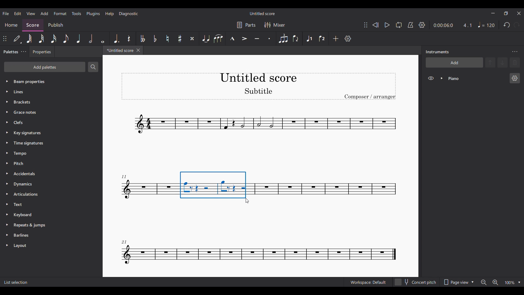  What do you see at coordinates (29, 39) in the screenshot?
I see `64th note` at bounding box center [29, 39].